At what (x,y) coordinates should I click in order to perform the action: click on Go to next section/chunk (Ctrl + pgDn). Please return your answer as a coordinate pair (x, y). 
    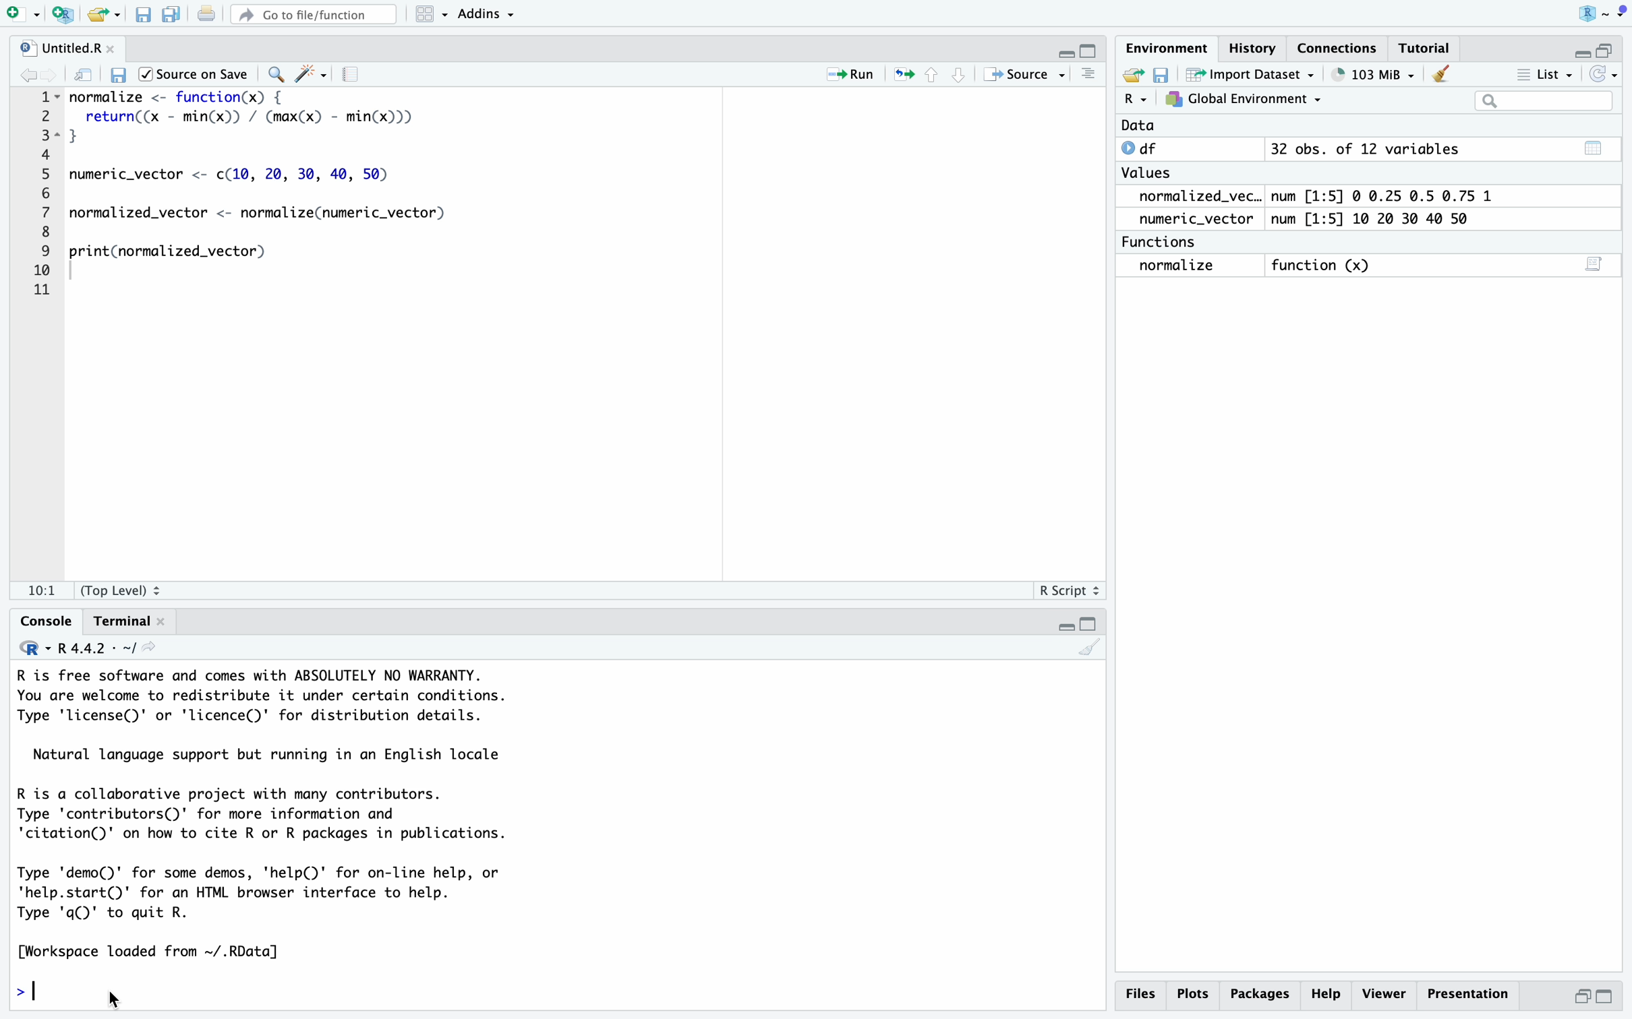
    Looking at the image, I should click on (959, 75).